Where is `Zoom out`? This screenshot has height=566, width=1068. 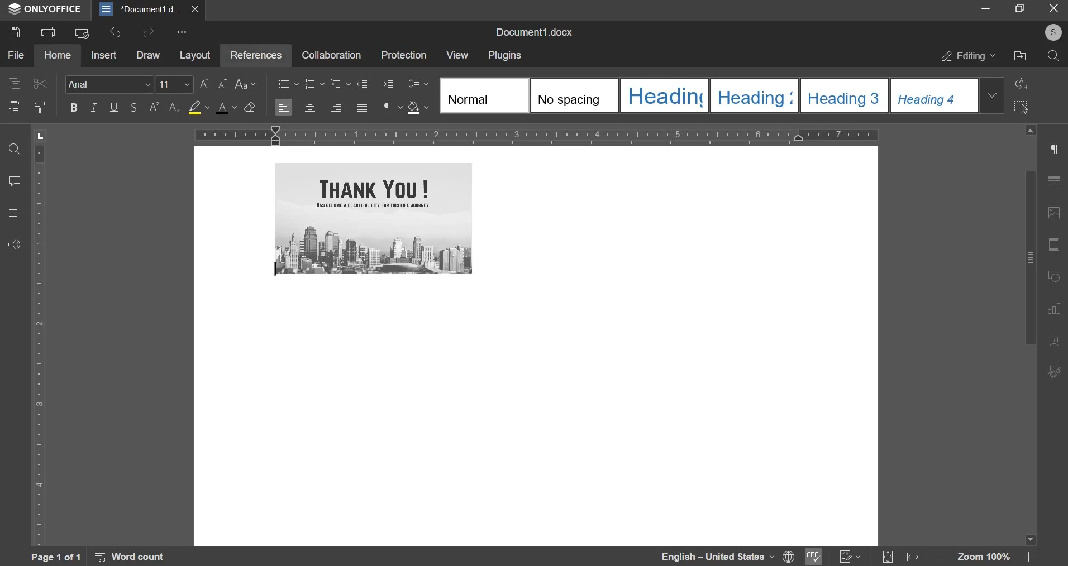 Zoom out is located at coordinates (942, 559).